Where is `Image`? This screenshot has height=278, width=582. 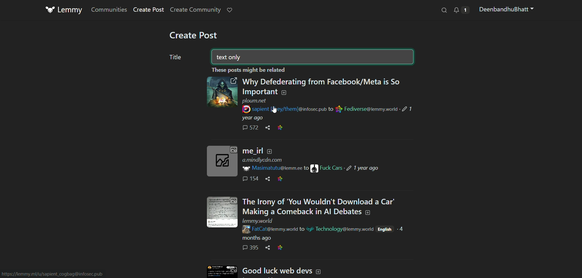 Image is located at coordinates (314, 168).